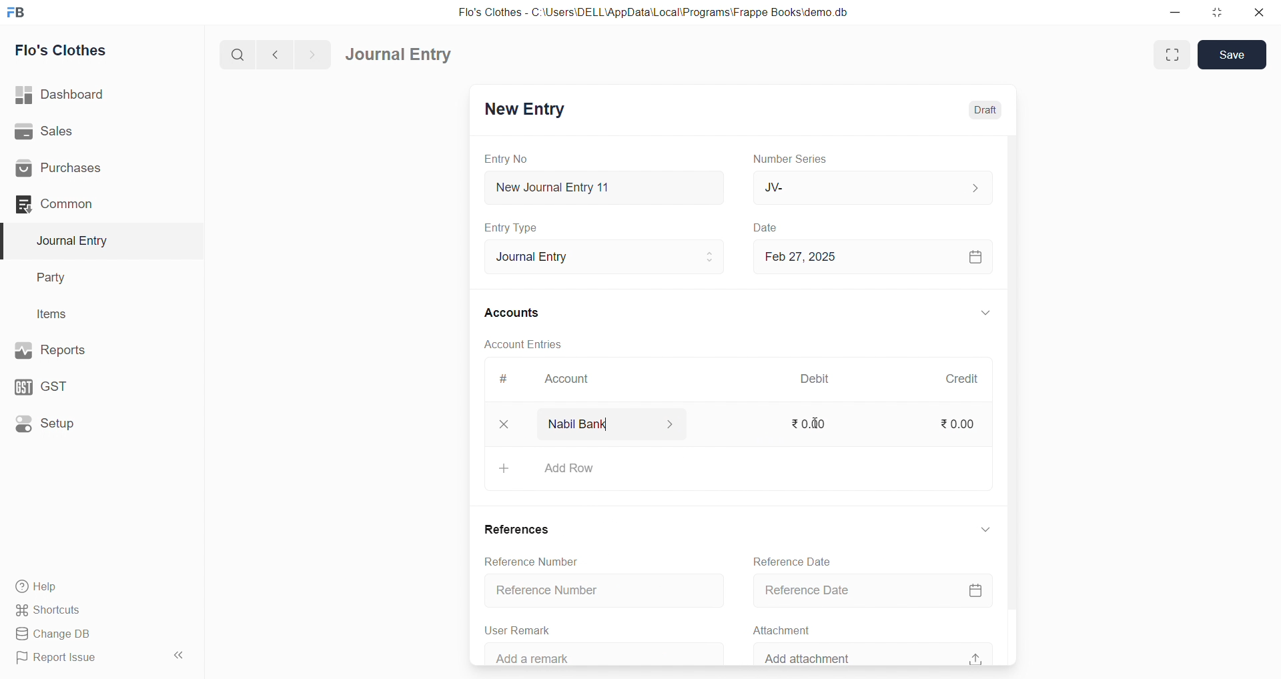  Describe the element at coordinates (604, 187) in the screenshot. I see `New Journal Entry 11` at that location.